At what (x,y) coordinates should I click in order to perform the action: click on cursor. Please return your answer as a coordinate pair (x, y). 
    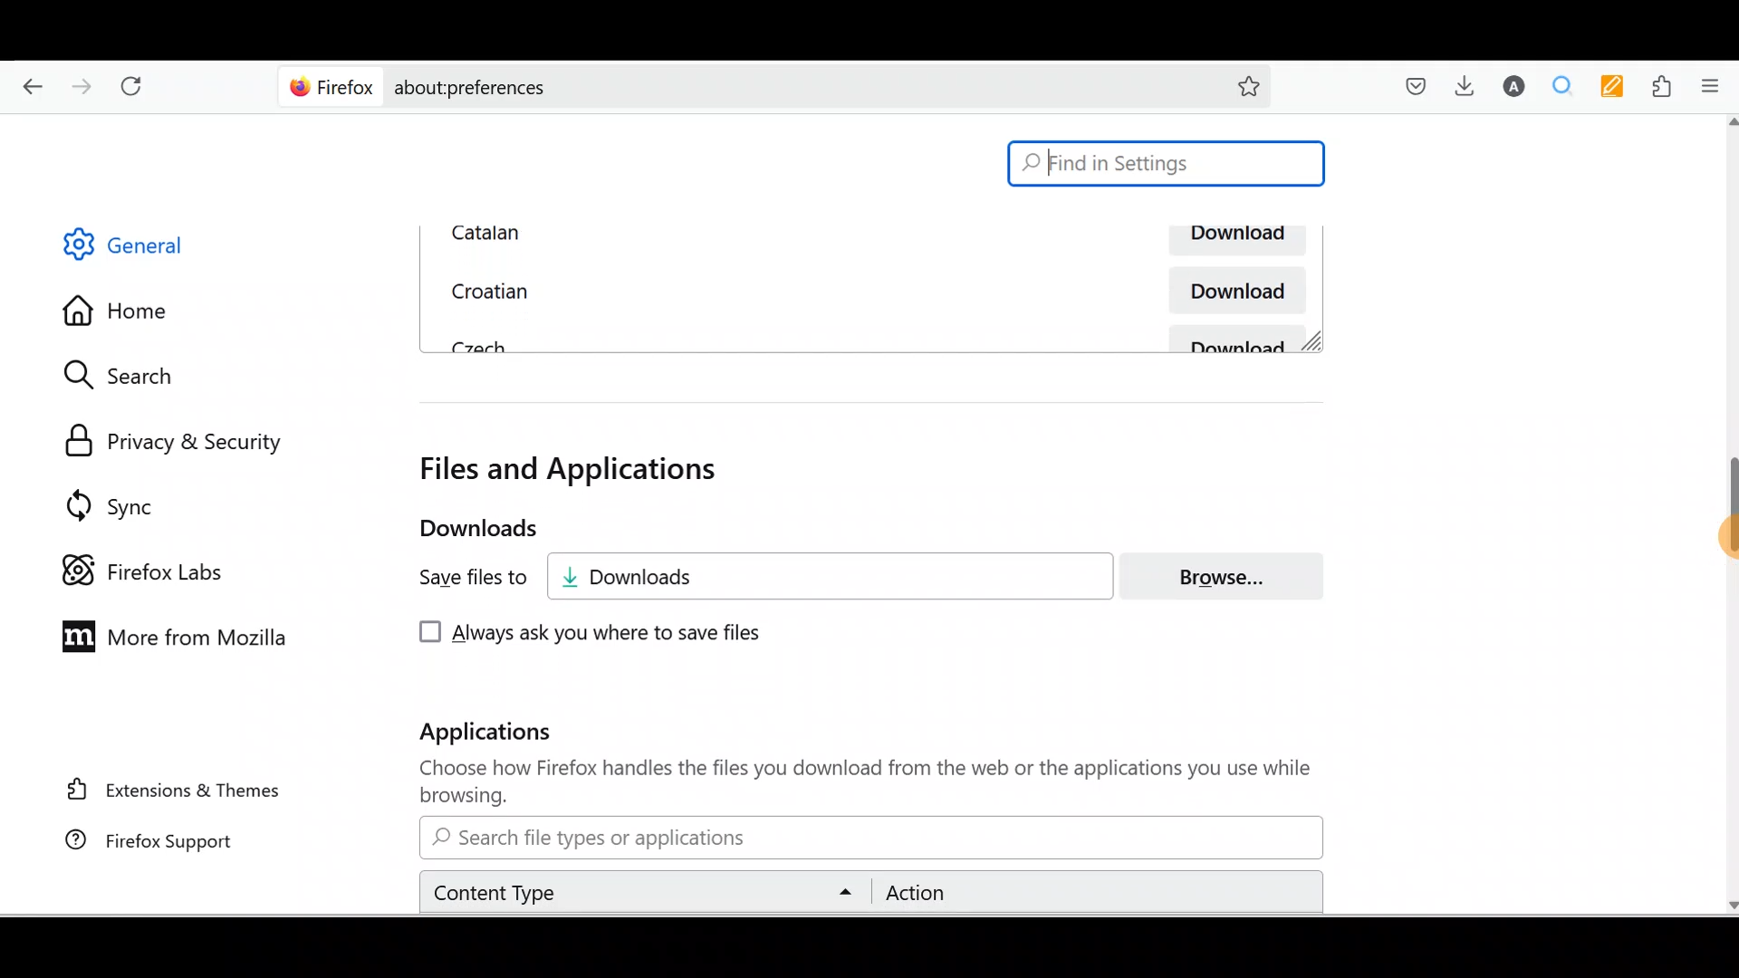
    Looking at the image, I should click on (1728, 539).